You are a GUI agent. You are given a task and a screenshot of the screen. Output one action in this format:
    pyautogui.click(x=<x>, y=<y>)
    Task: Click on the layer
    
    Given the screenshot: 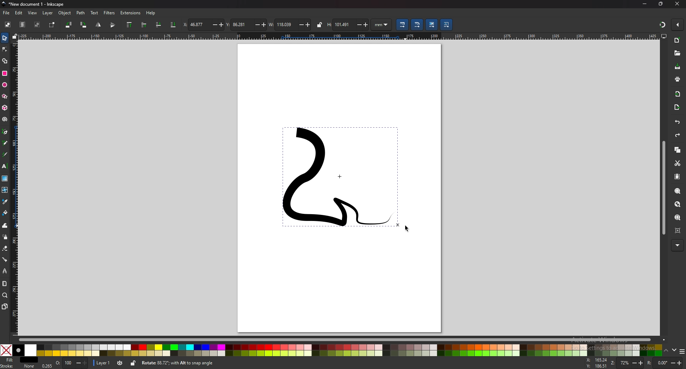 What is the action you would take?
    pyautogui.click(x=48, y=13)
    